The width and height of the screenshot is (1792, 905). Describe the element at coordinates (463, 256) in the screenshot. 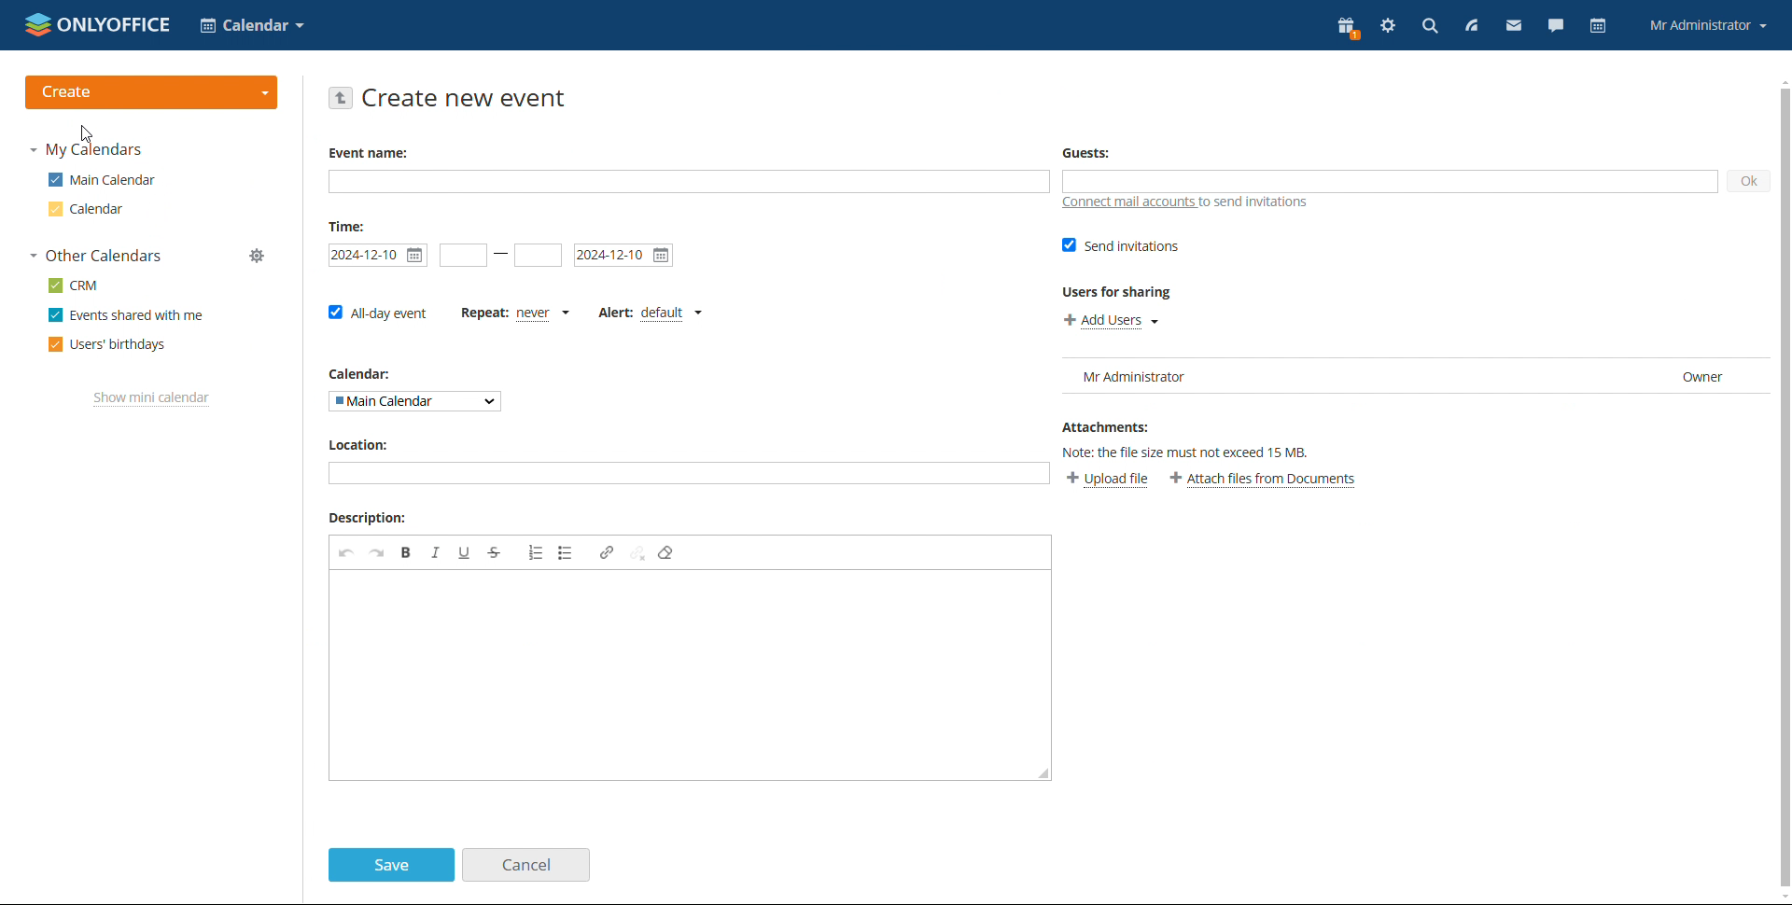

I see `start date` at that location.